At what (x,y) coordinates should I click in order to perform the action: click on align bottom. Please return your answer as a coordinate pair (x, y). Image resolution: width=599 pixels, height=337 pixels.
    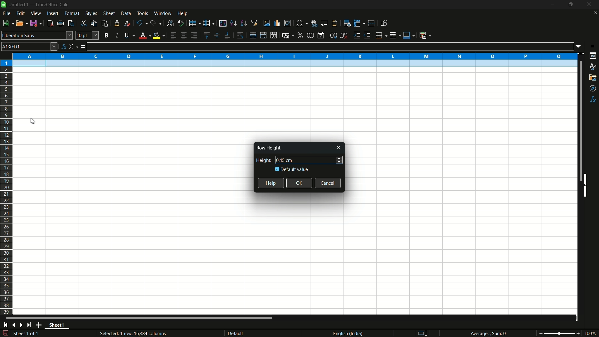
    Looking at the image, I should click on (227, 36).